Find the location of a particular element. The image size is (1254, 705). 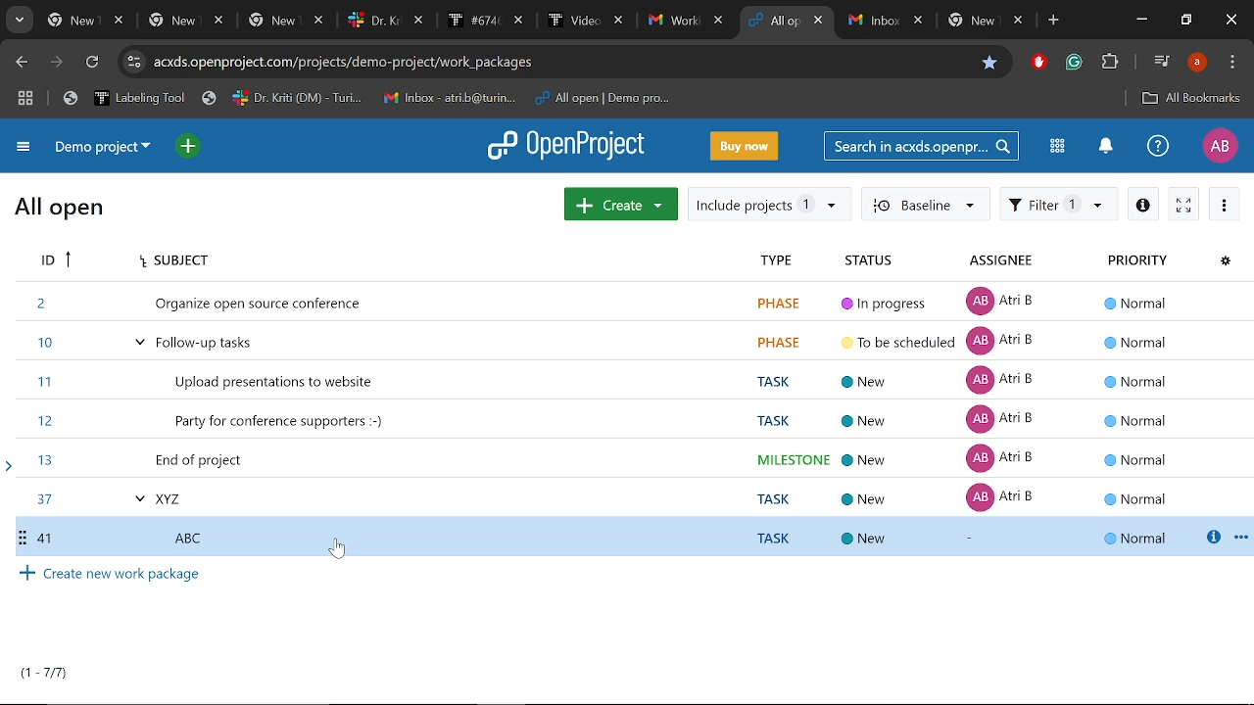

Create new work package is located at coordinates (113, 577).